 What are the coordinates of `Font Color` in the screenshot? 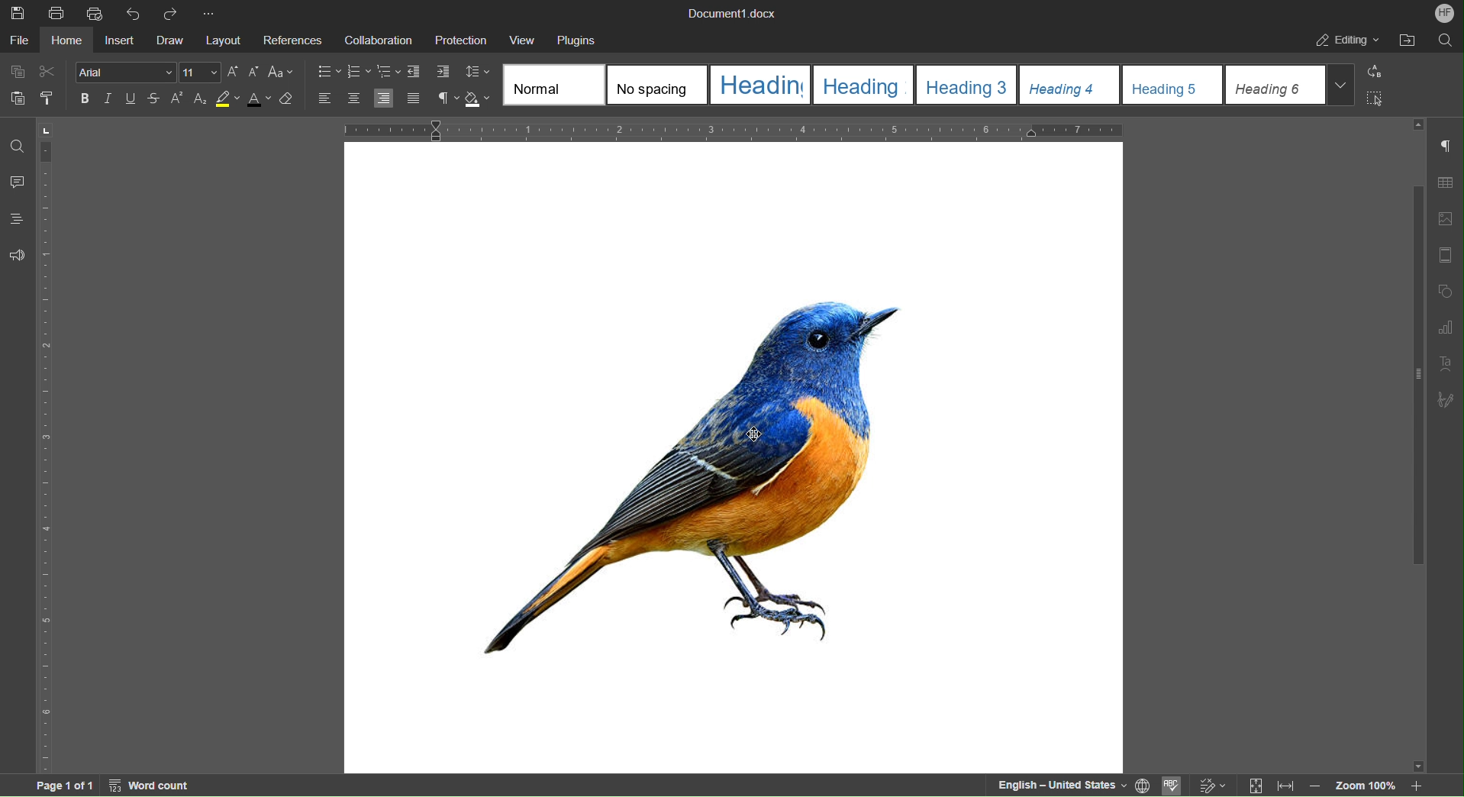 It's located at (259, 100).